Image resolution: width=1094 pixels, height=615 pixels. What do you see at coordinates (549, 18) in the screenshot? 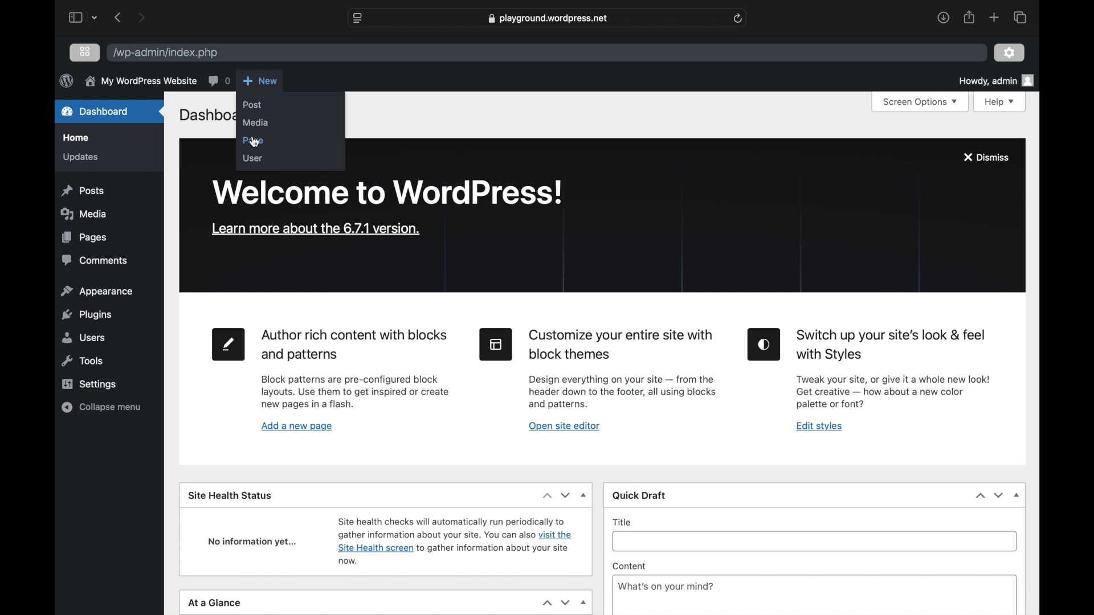
I see `web address` at bounding box center [549, 18].